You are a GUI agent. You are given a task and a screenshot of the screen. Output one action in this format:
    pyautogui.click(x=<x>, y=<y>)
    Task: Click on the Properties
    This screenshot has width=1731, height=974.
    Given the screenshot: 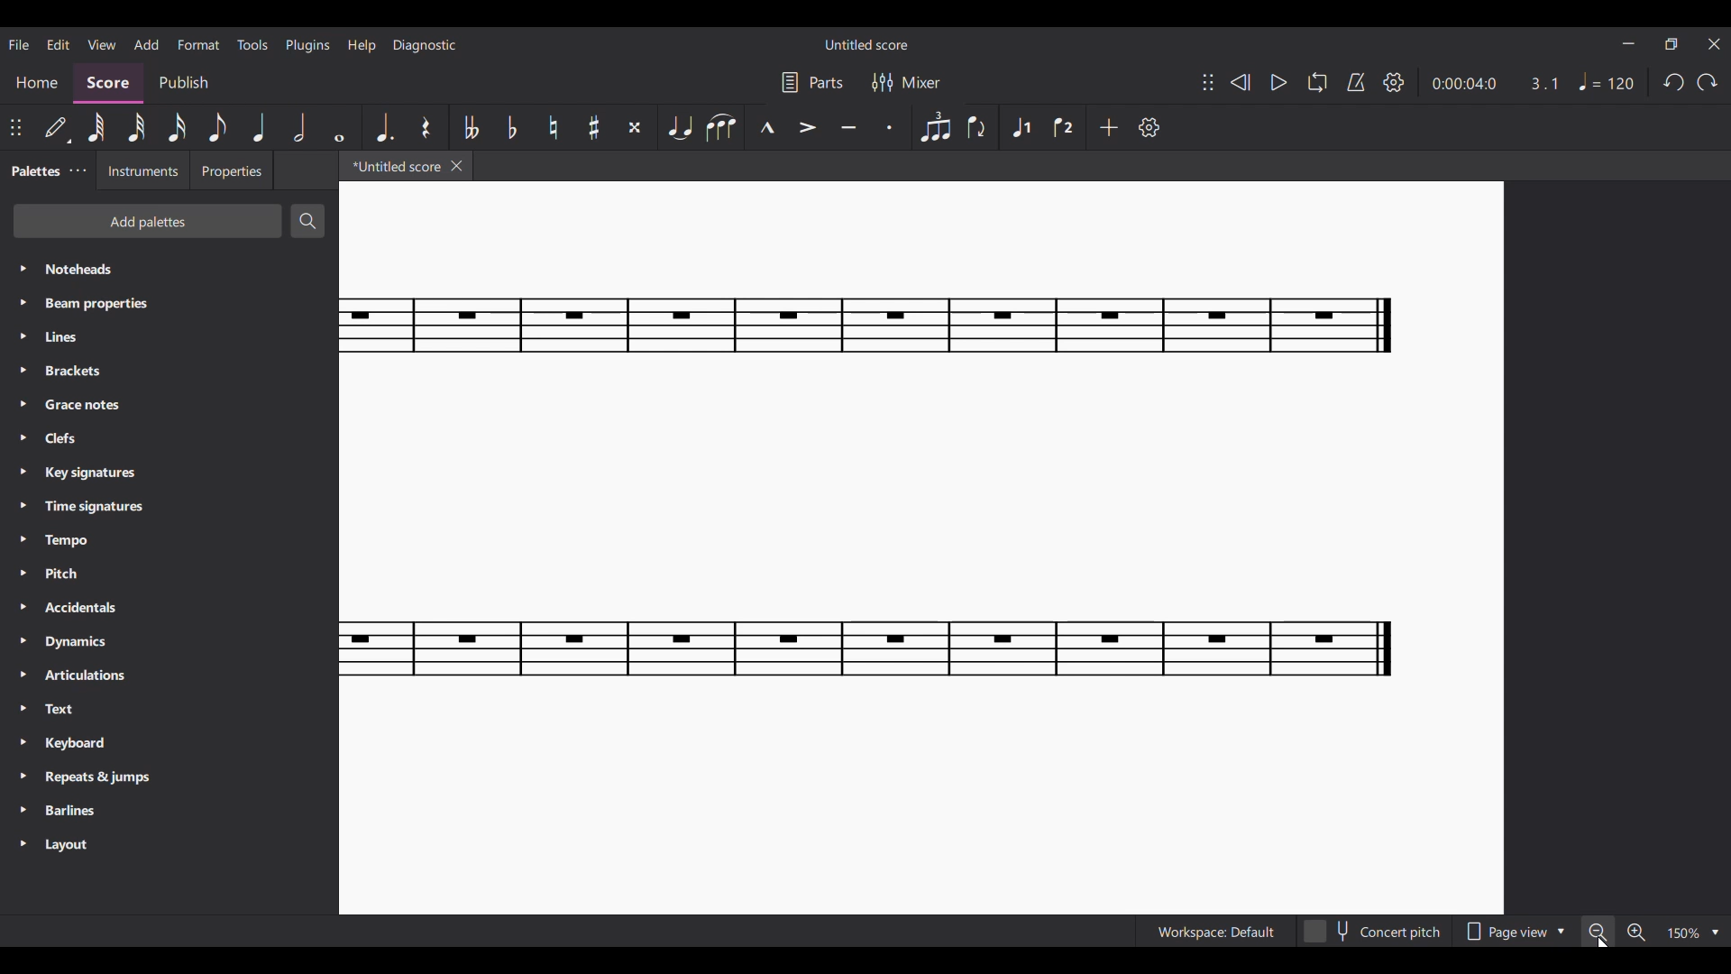 What is the action you would take?
    pyautogui.click(x=233, y=170)
    